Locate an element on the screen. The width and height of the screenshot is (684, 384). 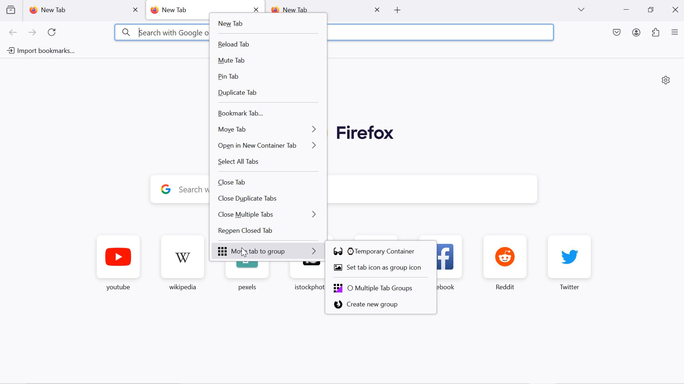
close is located at coordinates (676, 9).